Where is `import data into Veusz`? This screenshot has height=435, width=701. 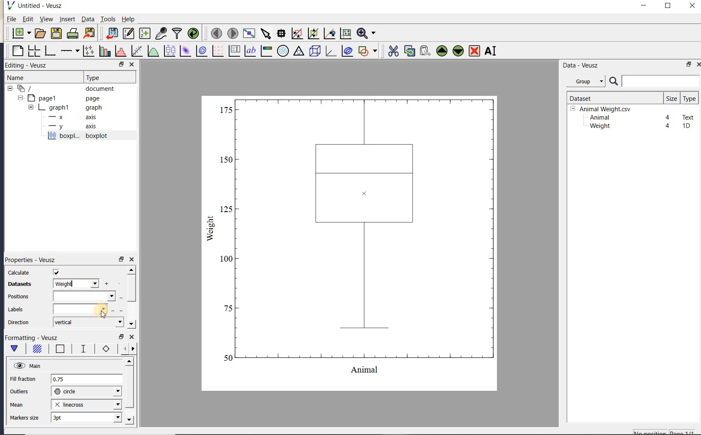 import data into Veusz is located at coordinates (112, 34).